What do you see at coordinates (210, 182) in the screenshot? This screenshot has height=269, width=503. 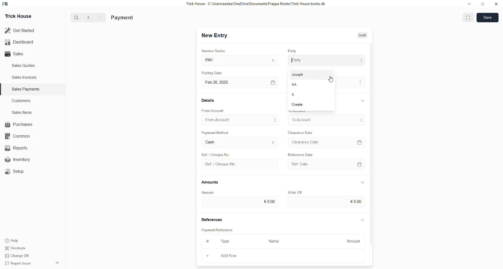 I see `Amounts` at bounding box center [210, 182].